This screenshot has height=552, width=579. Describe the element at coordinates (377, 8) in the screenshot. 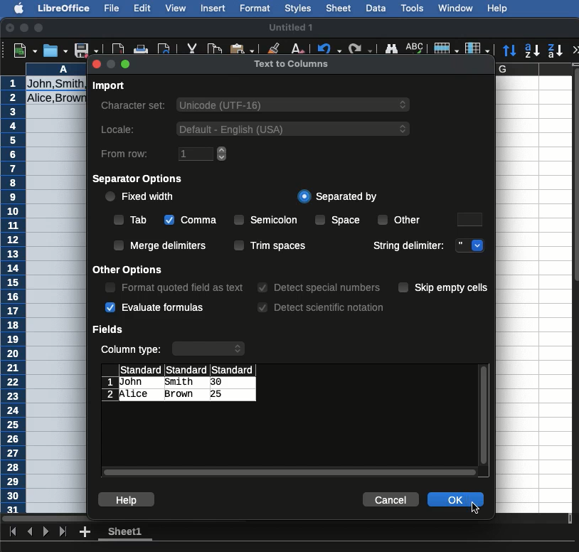

I see `Data` at that location.